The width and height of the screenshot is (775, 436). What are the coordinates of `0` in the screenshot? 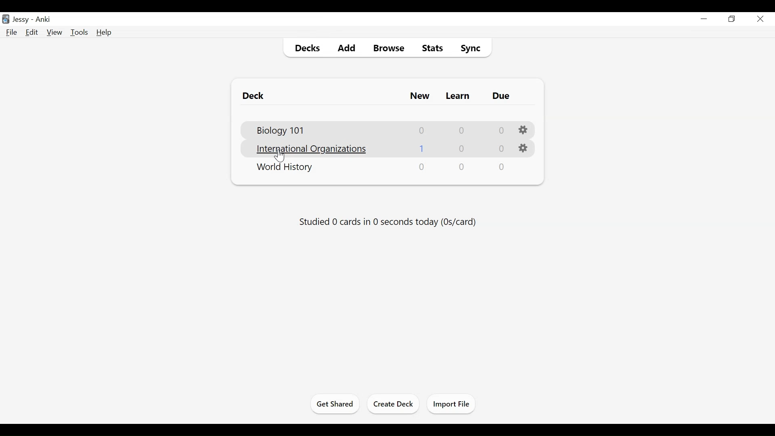 It's located at (463, 167).